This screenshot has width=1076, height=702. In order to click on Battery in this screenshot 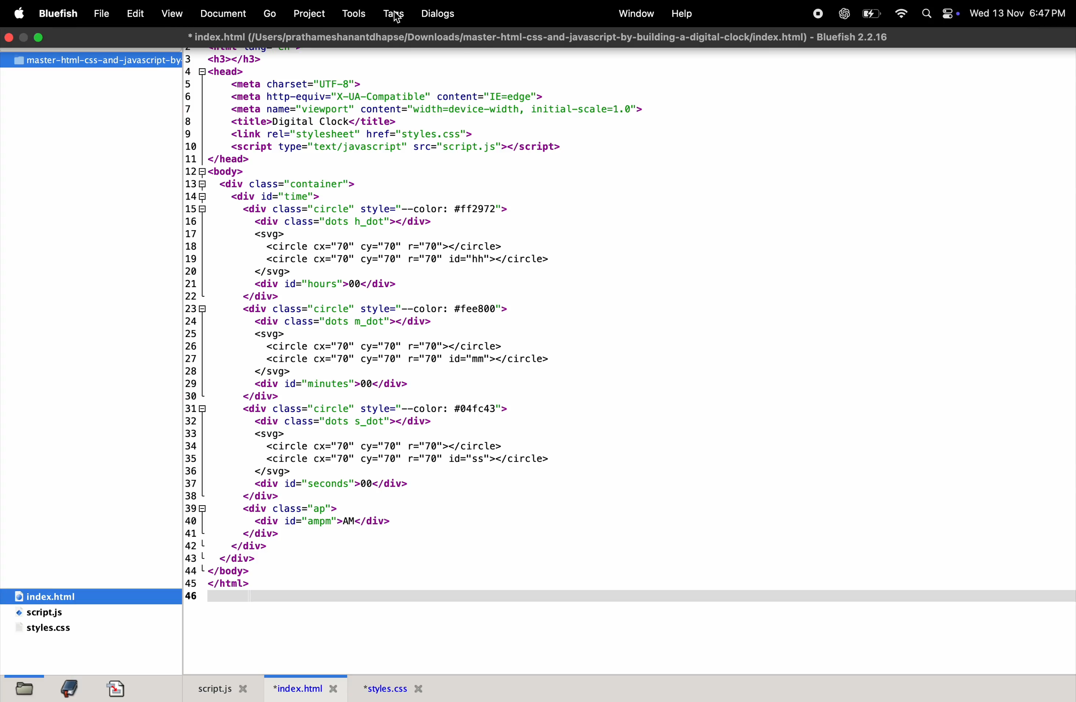, I will do `click(873, 13)`.